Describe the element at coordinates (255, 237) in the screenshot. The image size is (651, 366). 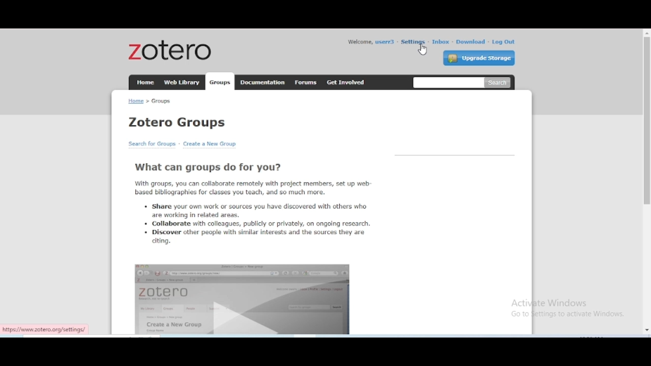
I see `+ Discover other people with similar interests and the sources they are citing.` at that location.